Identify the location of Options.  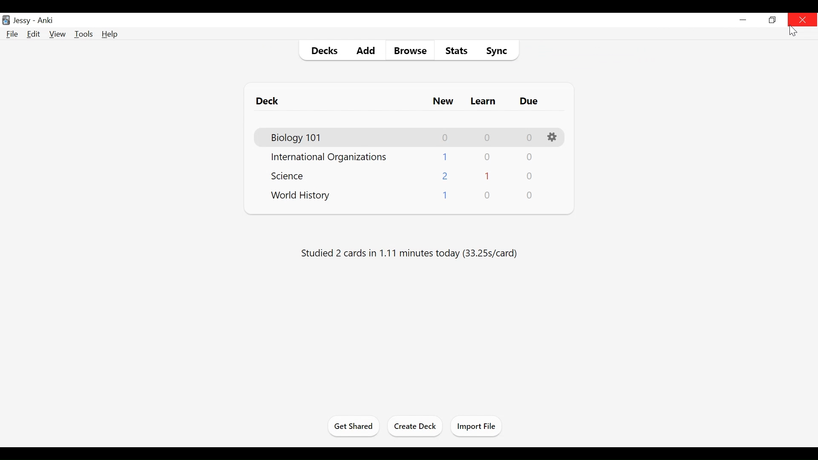
(553, 137).